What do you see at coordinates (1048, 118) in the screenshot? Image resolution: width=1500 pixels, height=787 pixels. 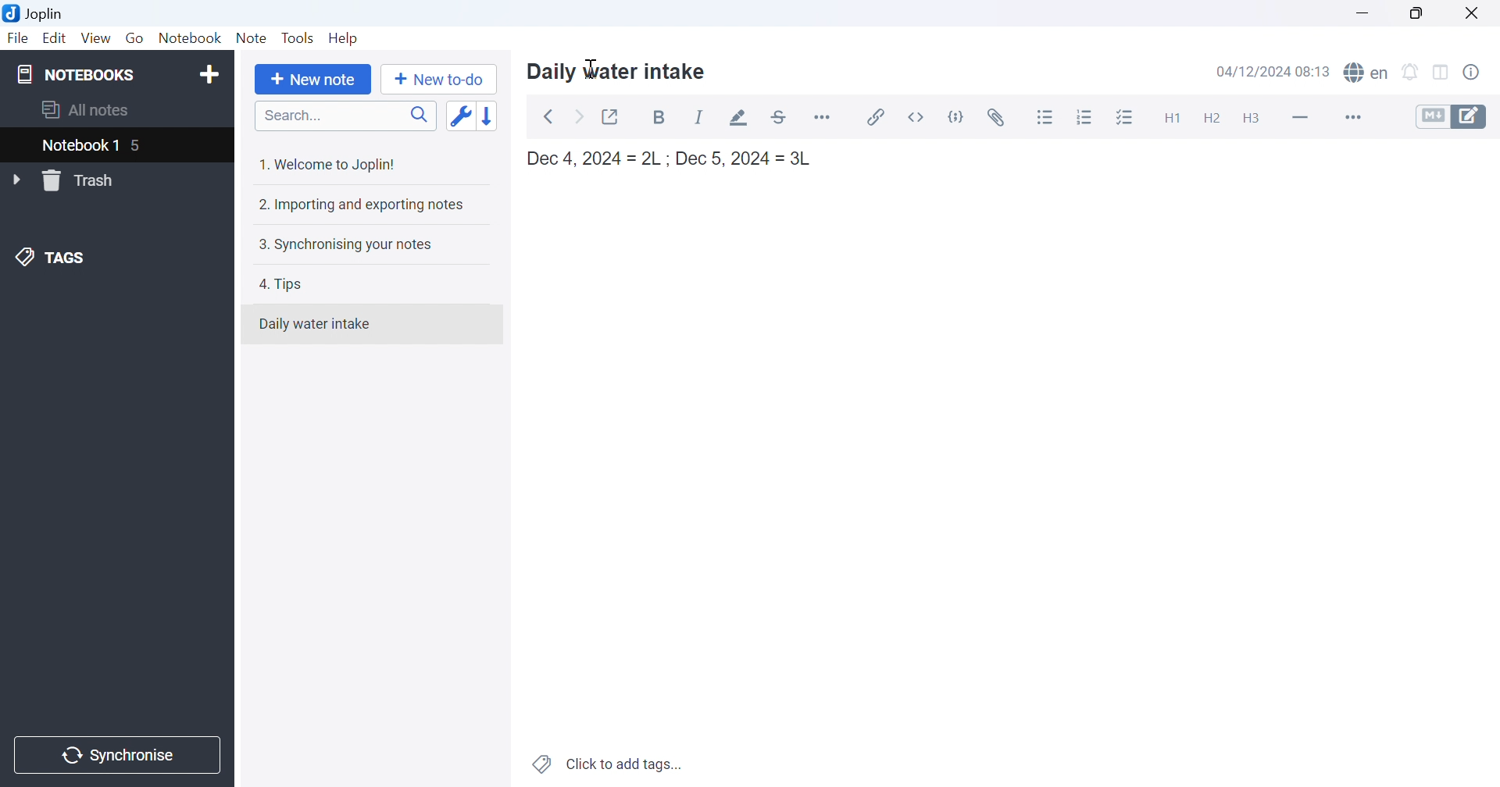 I see `Bulleted list` at bounding box center [1048, 118].